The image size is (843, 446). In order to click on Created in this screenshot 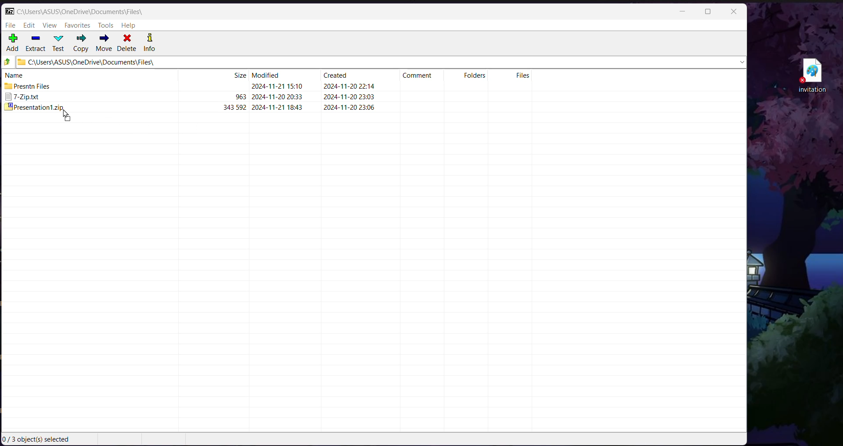, I will do `click(337, 73)`.